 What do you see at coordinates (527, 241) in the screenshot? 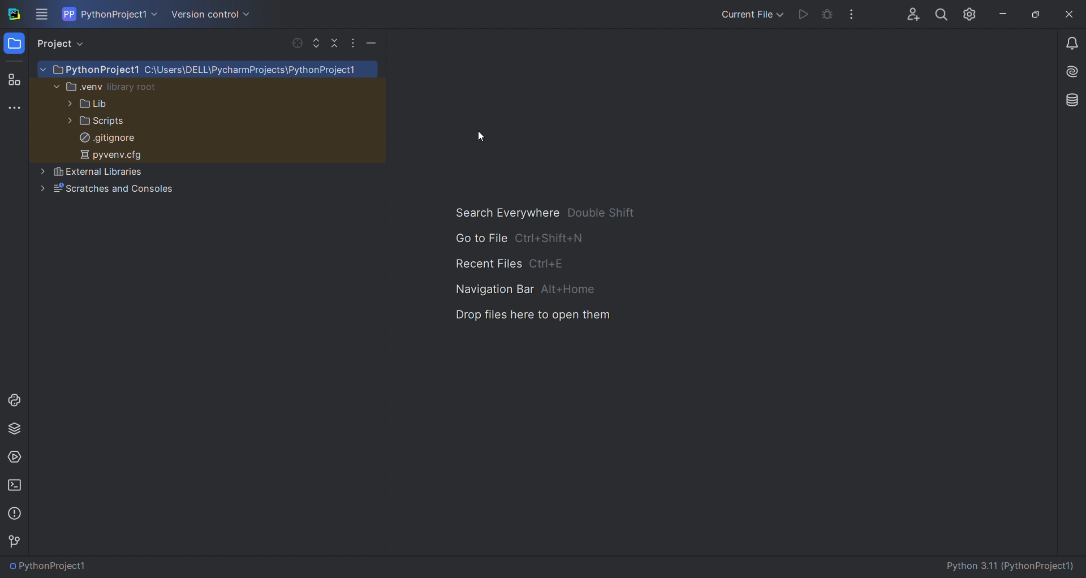
I see `Go to File` at bounding box center [527, 241].